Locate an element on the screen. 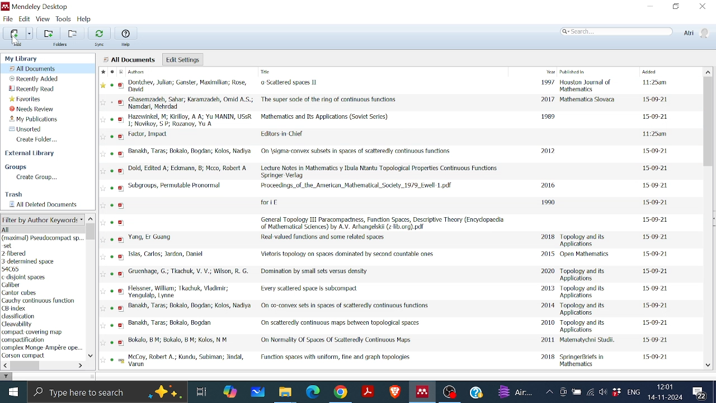 This screenshot has height=403, width=716. date is located at coordinates (653, 201).